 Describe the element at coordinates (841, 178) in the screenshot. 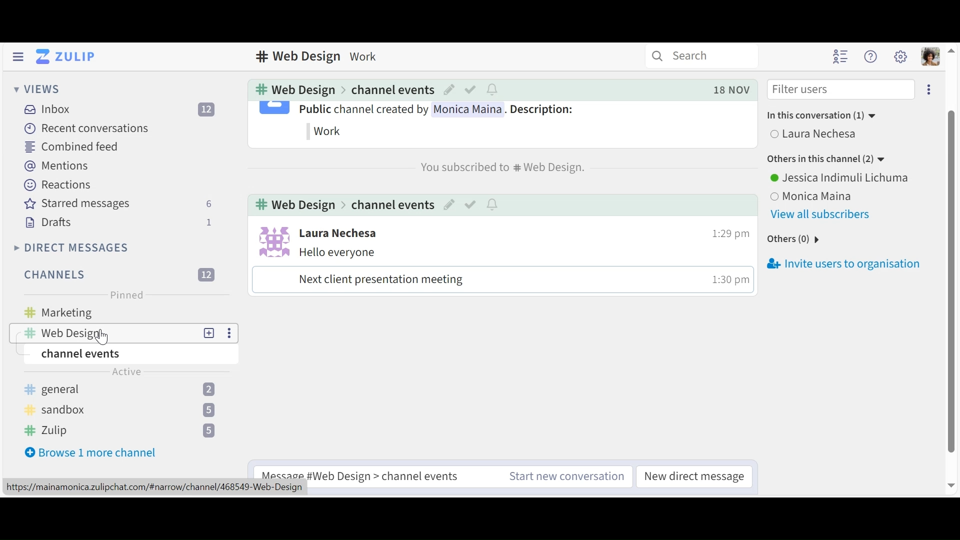

I see `Jessica Indimuli Lichuma` at that location.